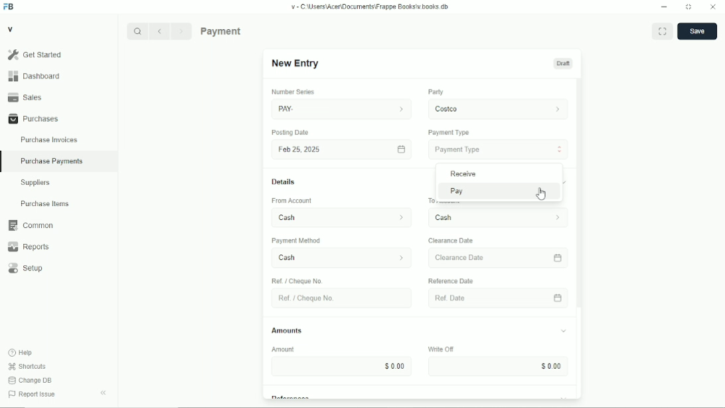 The width and height of the screenshot is (725, 408). Describe the element at coordinates (499, 191) in the screenshot. I see `Pay` at that location.